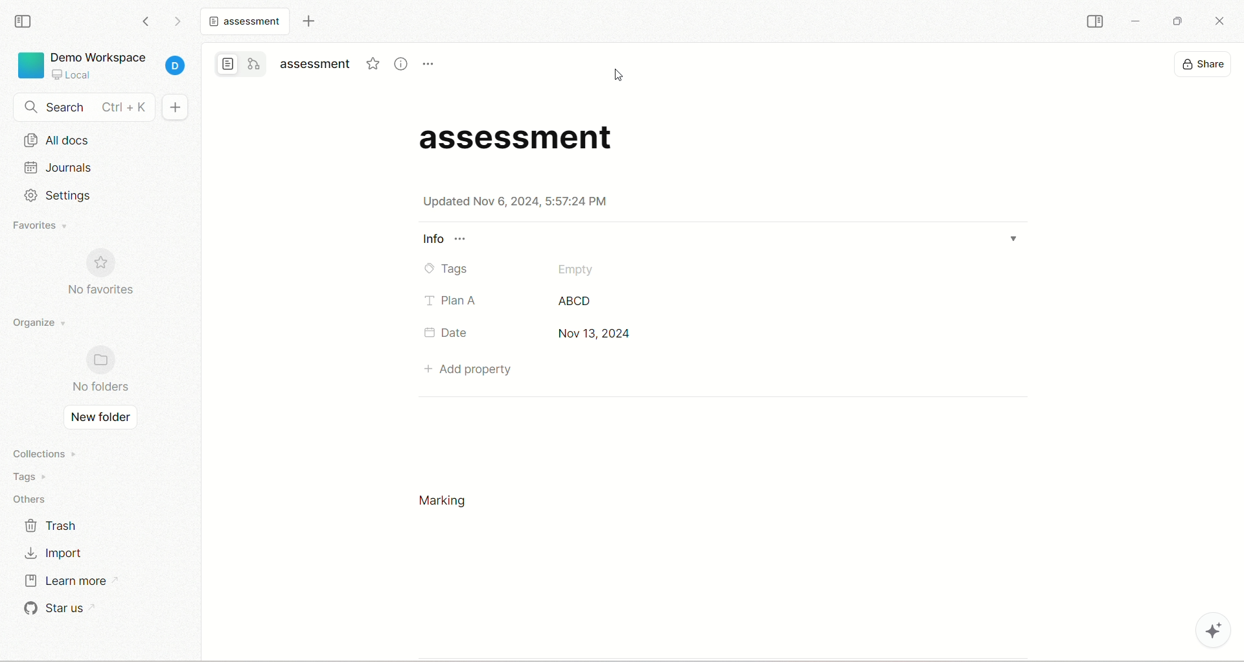 This screenshot has height=662, width=1244. What do you see at coordinates (45, 226) in the screenshot?
I see `favorites` at bounding box center [45, 226].